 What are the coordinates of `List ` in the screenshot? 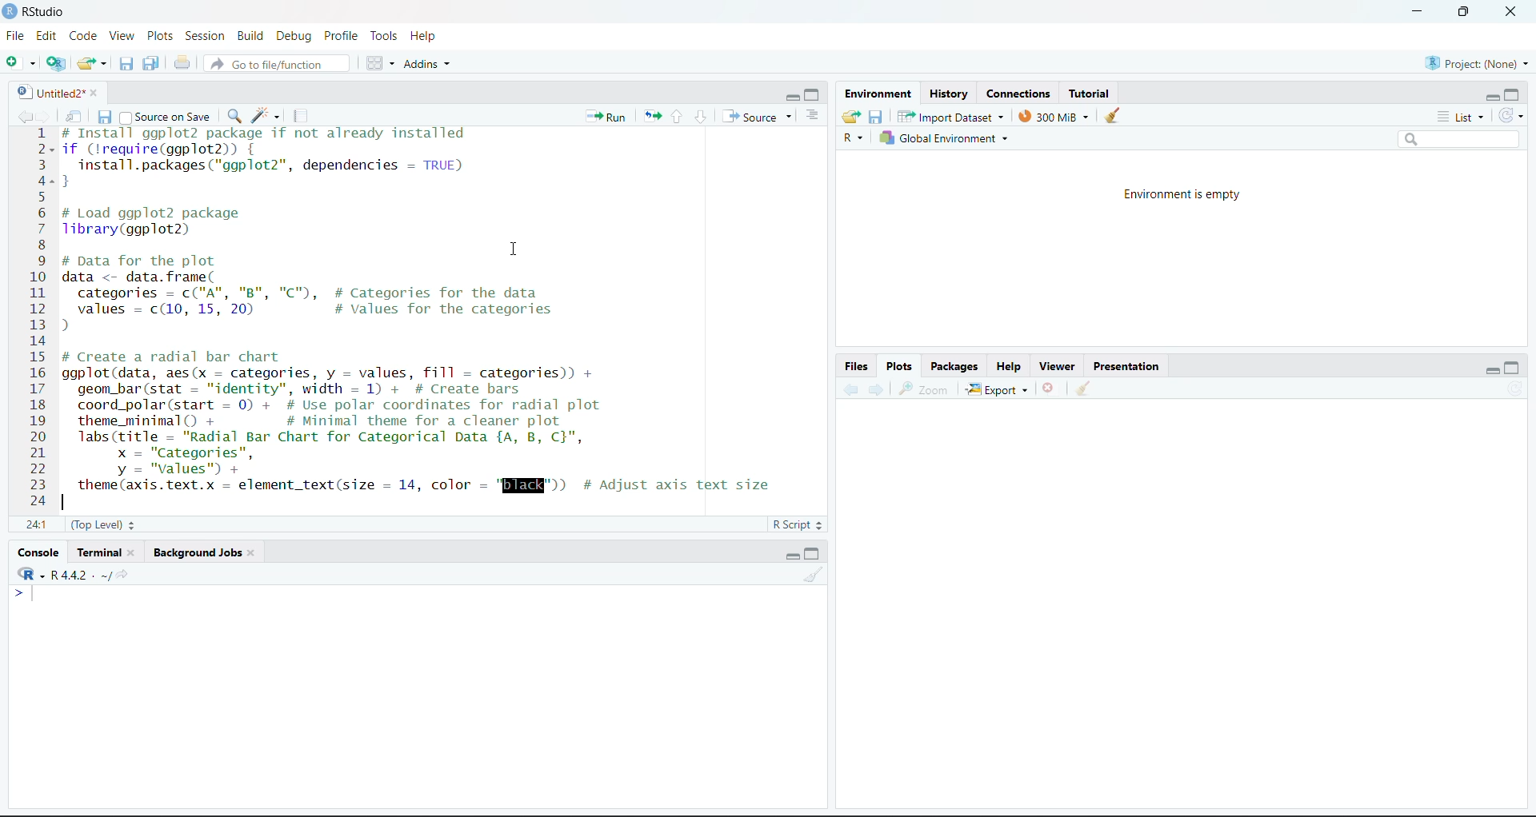 It's located at (1462, 118).